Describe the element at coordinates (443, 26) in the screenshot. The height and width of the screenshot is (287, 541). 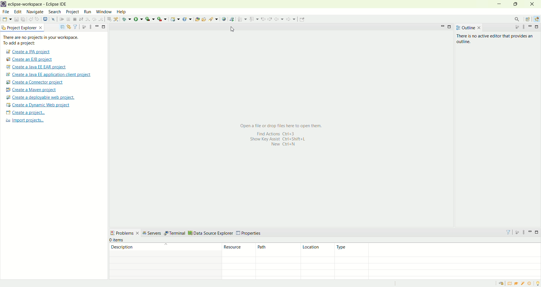
I see `minimize` at that location.